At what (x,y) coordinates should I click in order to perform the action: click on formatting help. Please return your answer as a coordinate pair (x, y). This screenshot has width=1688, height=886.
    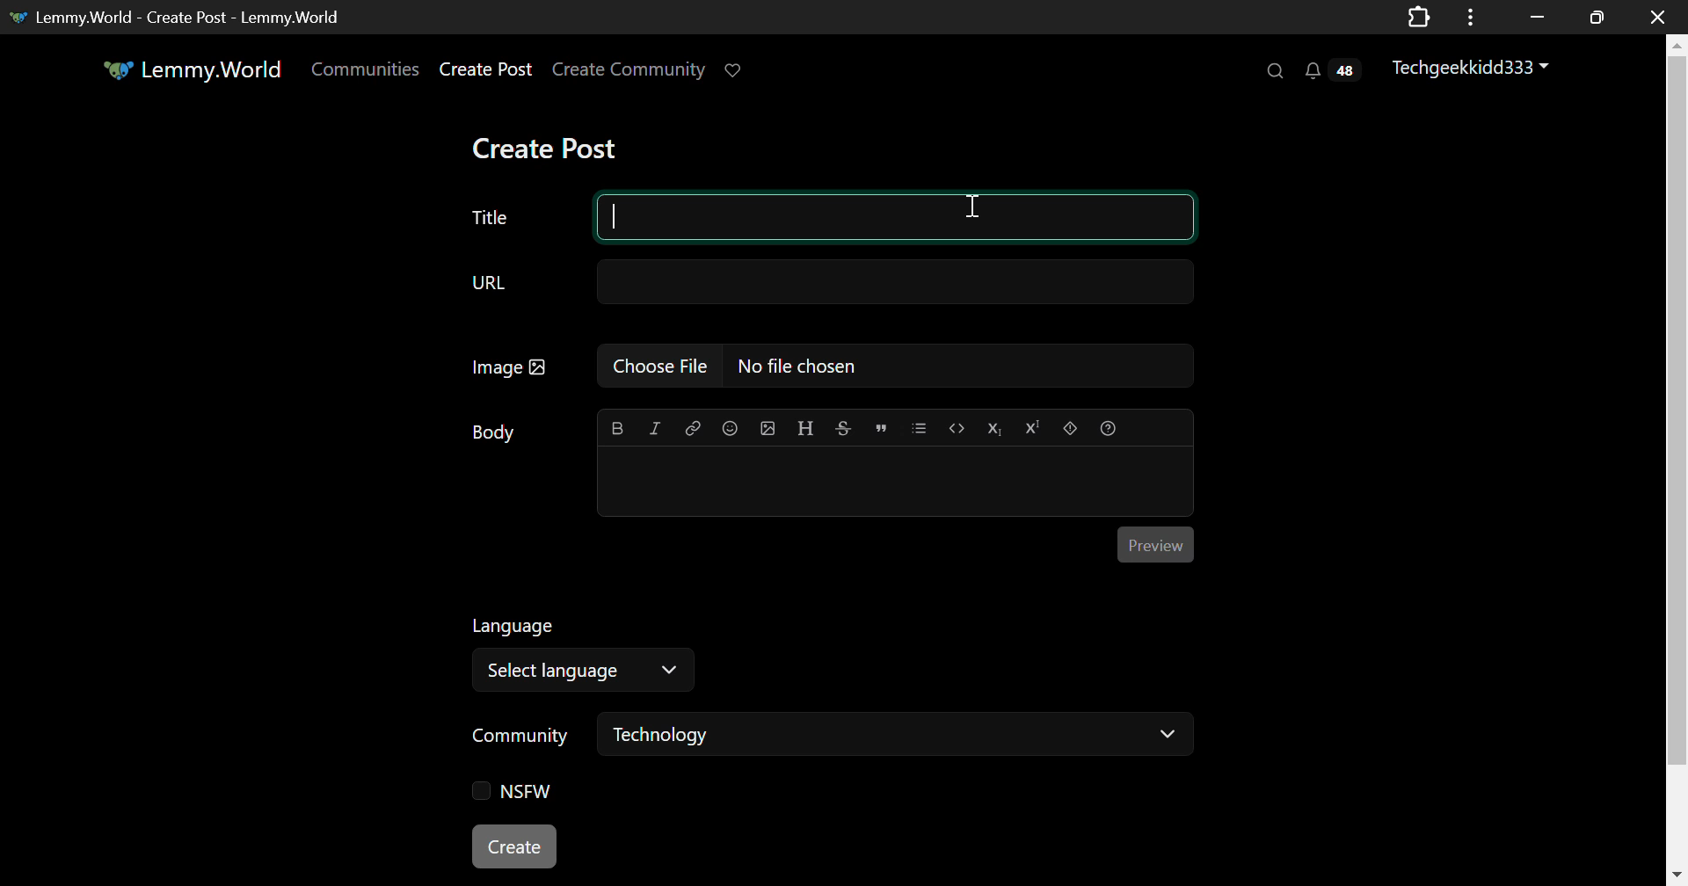
    Looking at the image, I should click on (1106, 425).